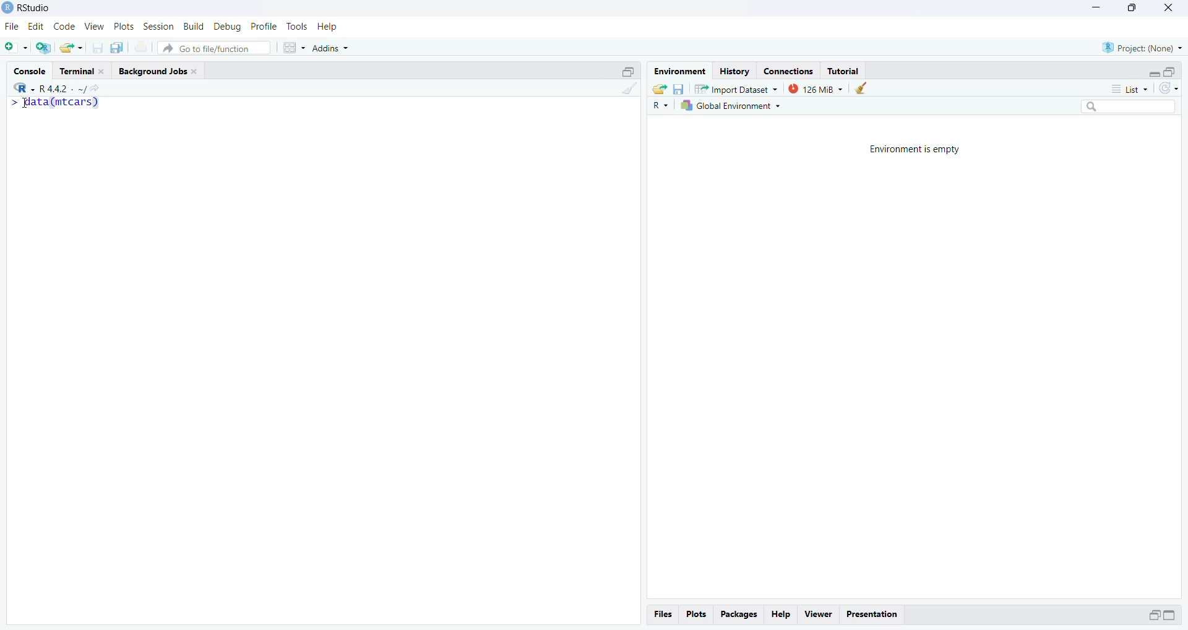 Image resolution: width=1188 pixels, height=630 pixels. What do you see at coordinates (844, 71) in the screenshot?
I see `Tutorial` at bounding box center [844, 71].